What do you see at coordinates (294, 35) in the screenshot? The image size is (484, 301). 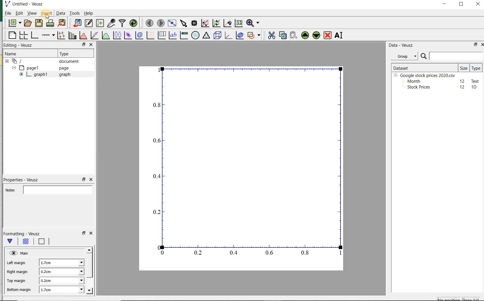 I see `paste widget from the clipboard` at bounding box center [294, 35].